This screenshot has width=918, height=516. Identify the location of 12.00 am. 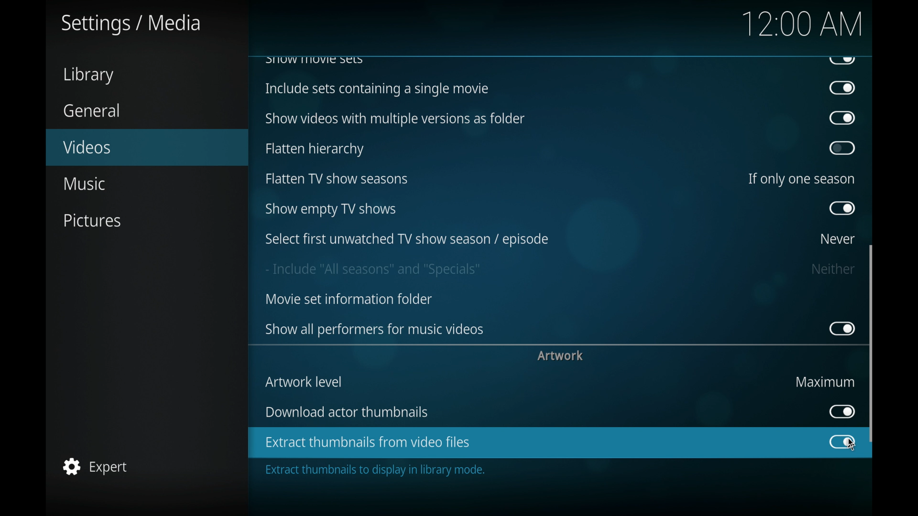
(803, 24).